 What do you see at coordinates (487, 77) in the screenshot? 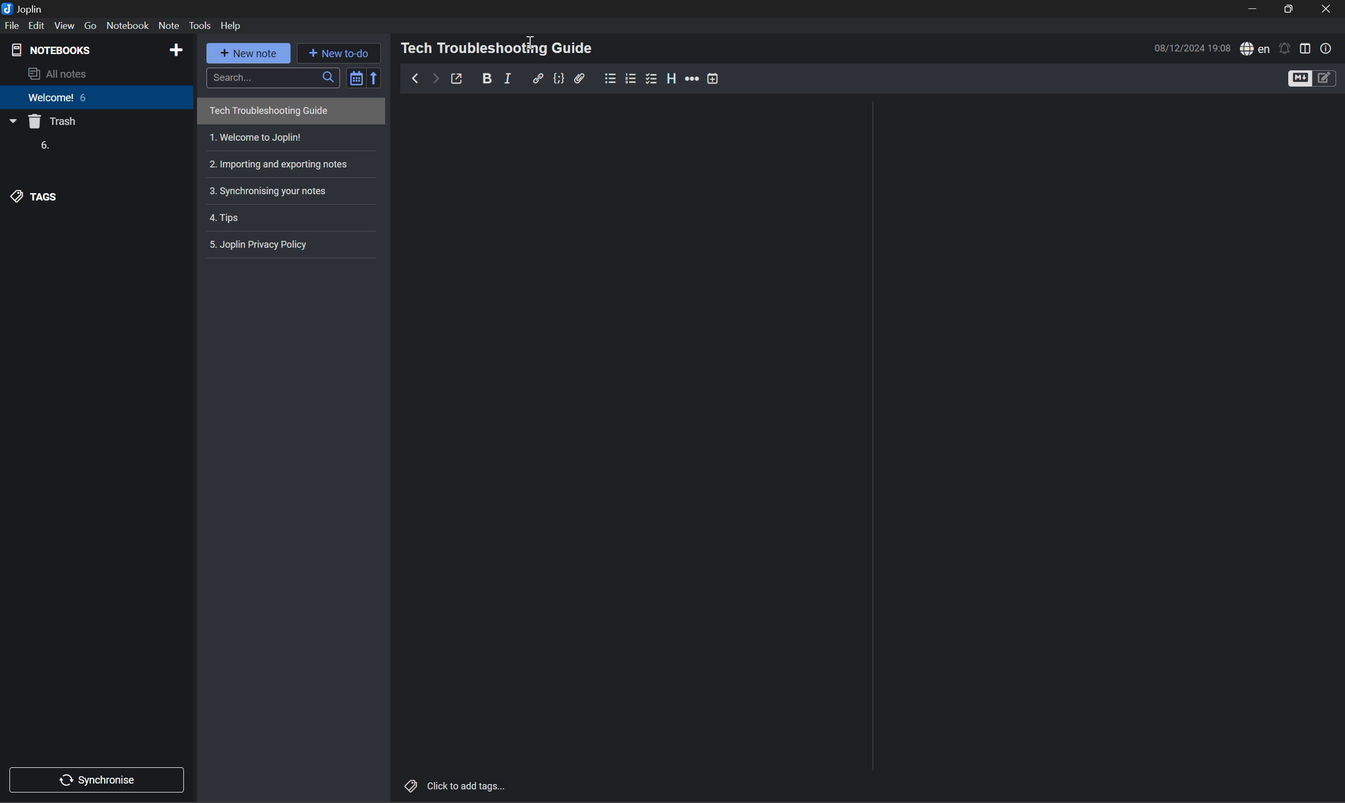
I see `Bold` at bounding box center [487, 77].